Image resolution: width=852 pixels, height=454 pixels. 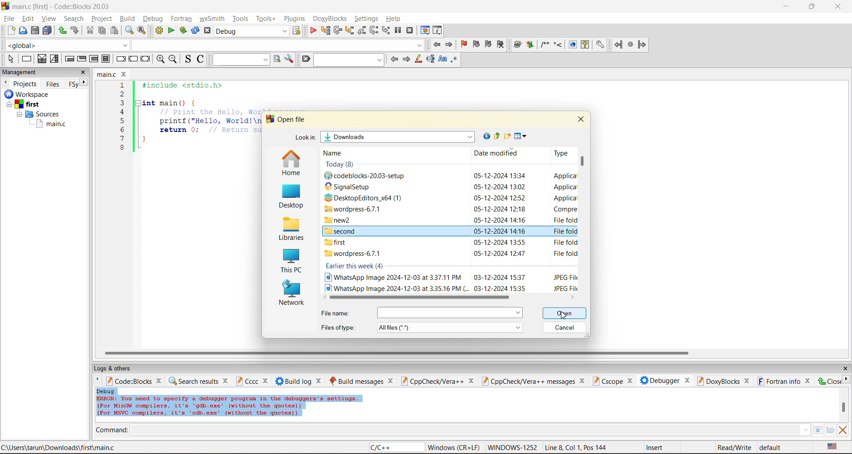 I want to click on Fsy, so click(x=73, y=84).